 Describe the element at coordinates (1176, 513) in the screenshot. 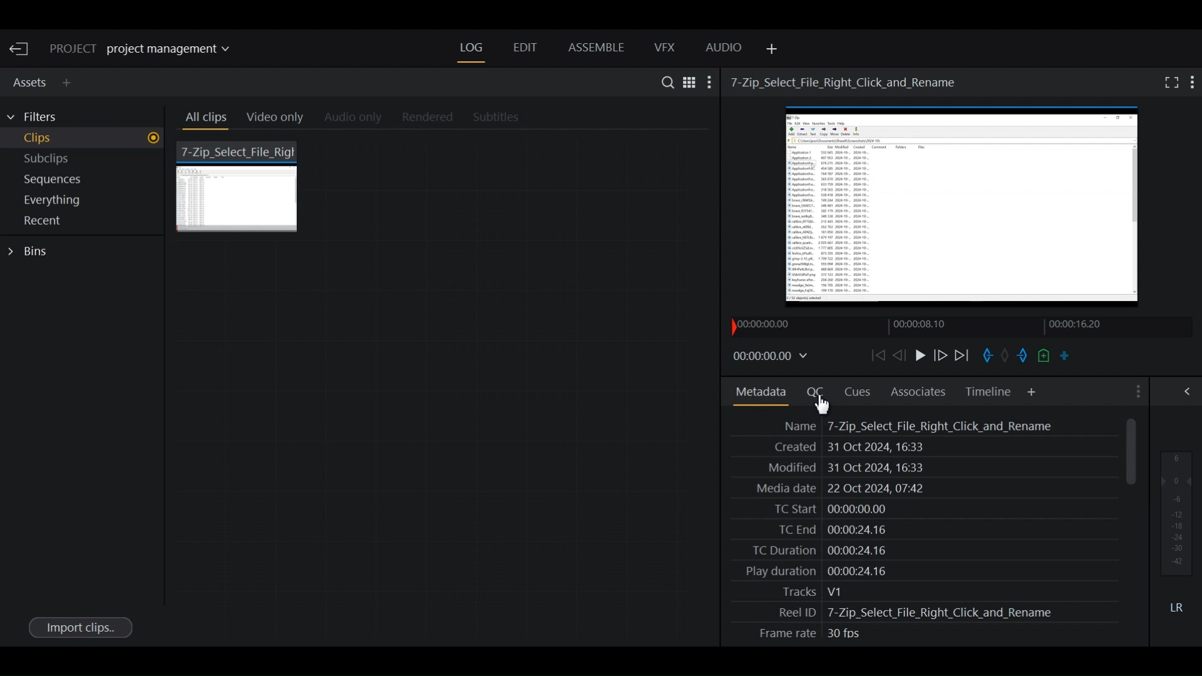

I see `Audio output levels` at that location.